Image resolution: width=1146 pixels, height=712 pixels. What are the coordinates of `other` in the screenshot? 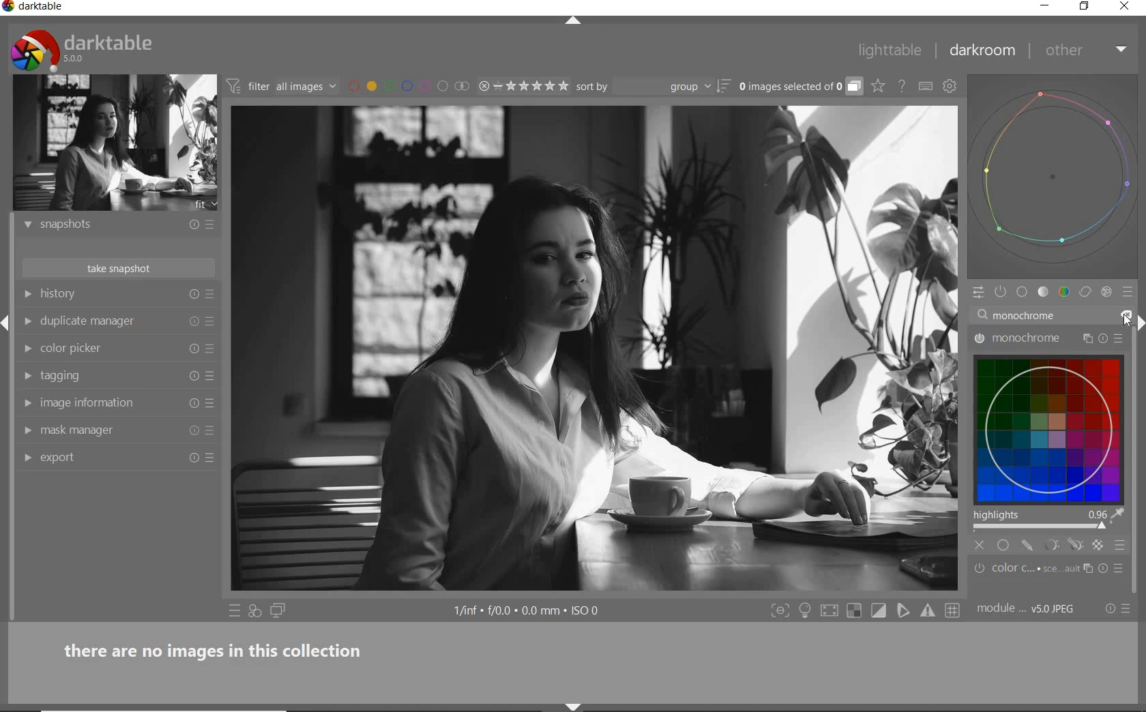 It's located at (1088, 50).